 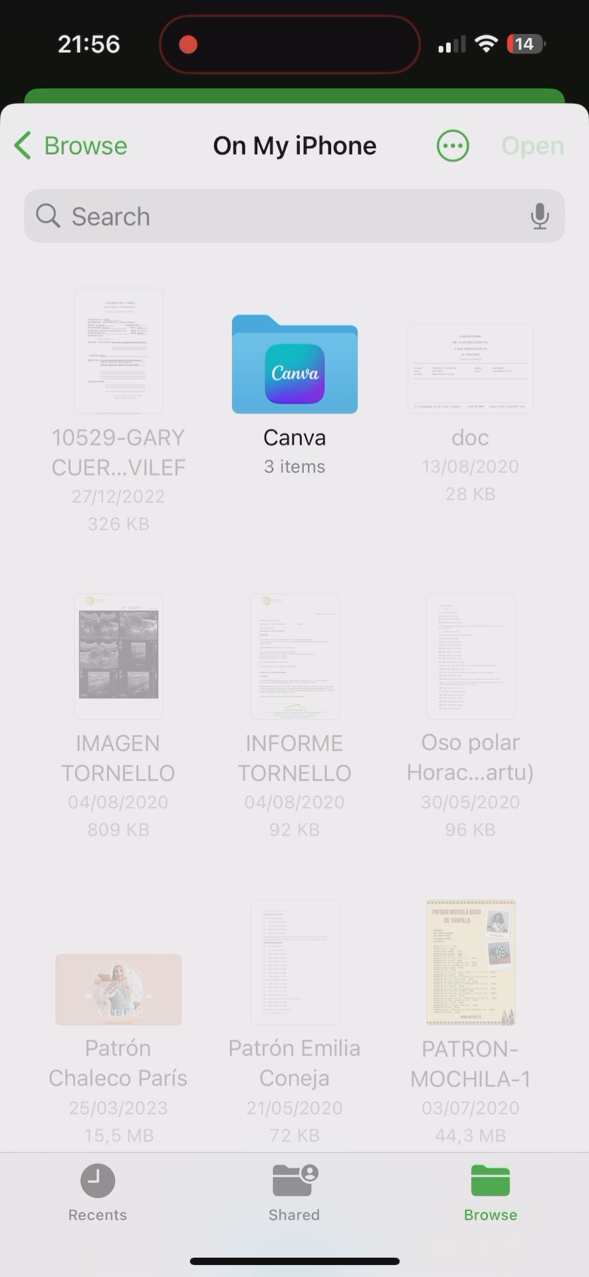 What do you see at coordinates (534, 144) in the screenshot?
I see `open` at bounding box center [534, 144].